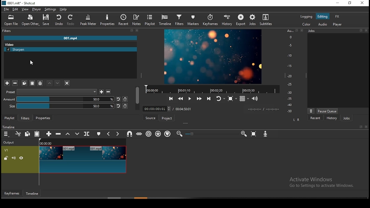 The image size is (370, 208). Describe the element at coordinates (25, 83) in the screenshot. I see `copy filter` at that location.